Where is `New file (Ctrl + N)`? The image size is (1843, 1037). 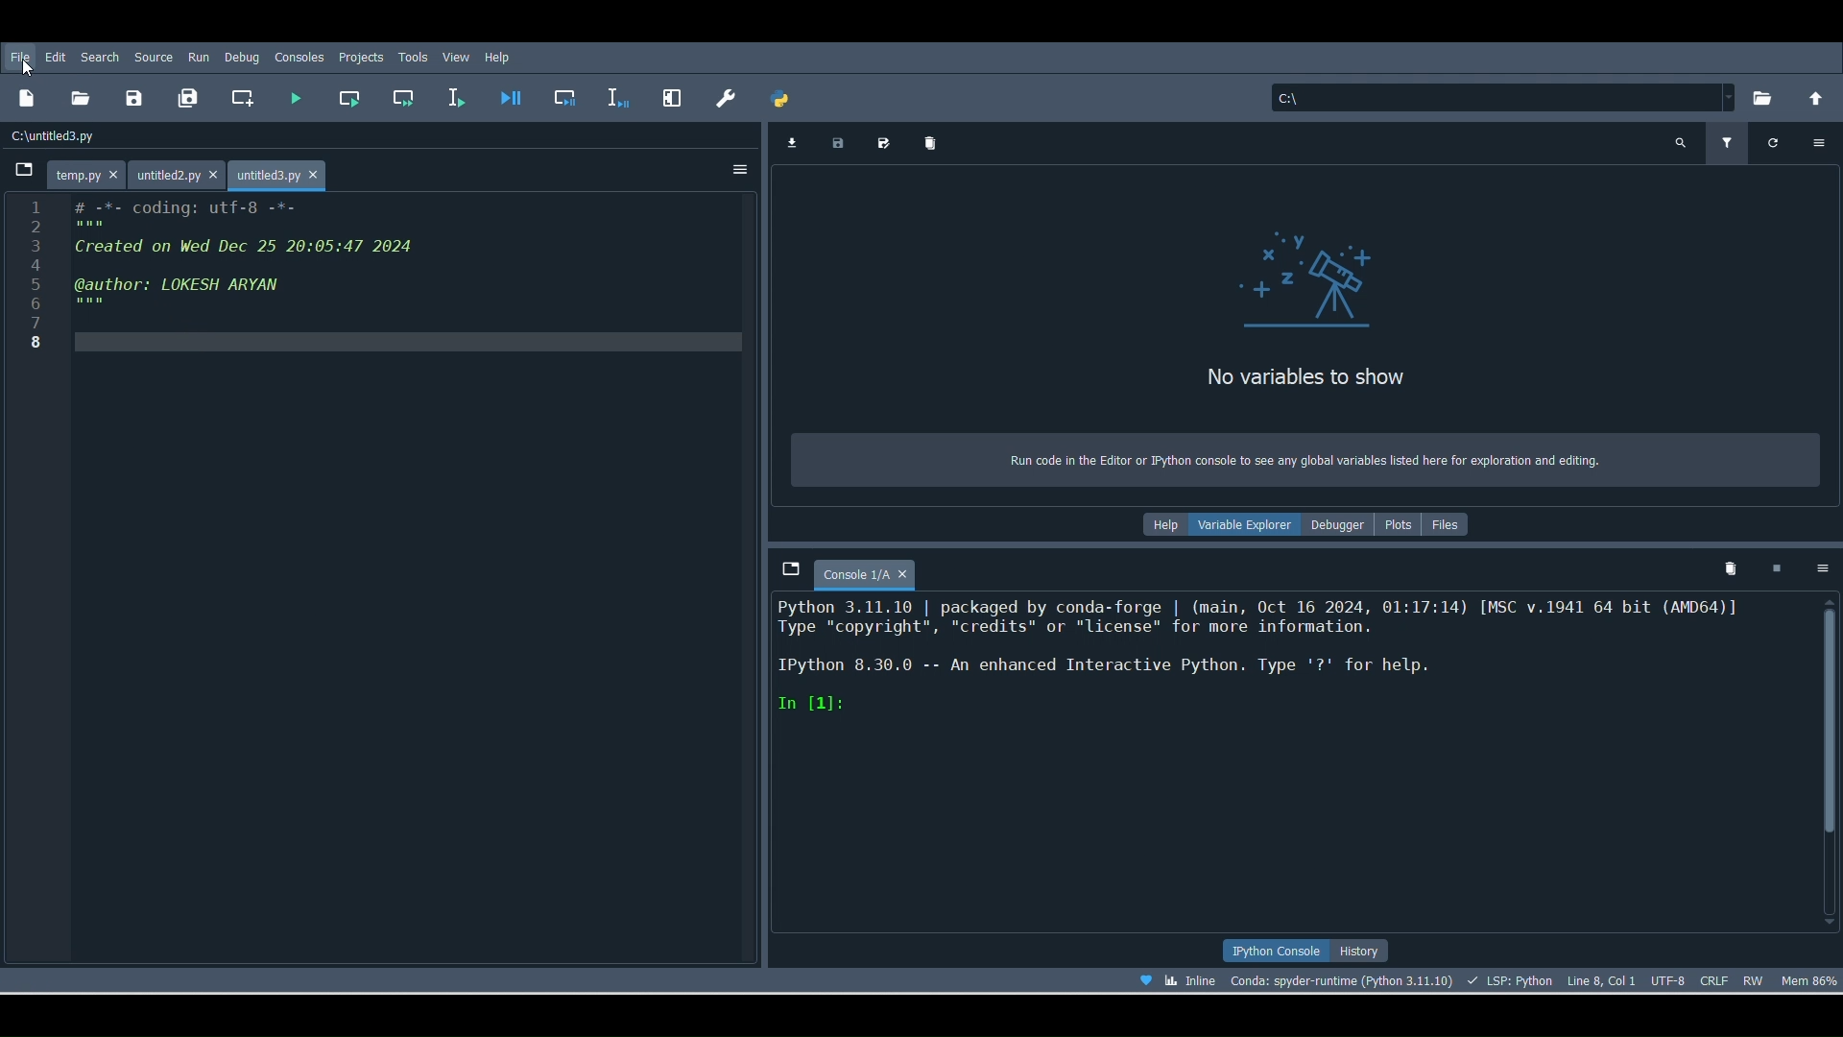
New file (Ctrl + N) is located at coordinates (27, 103).